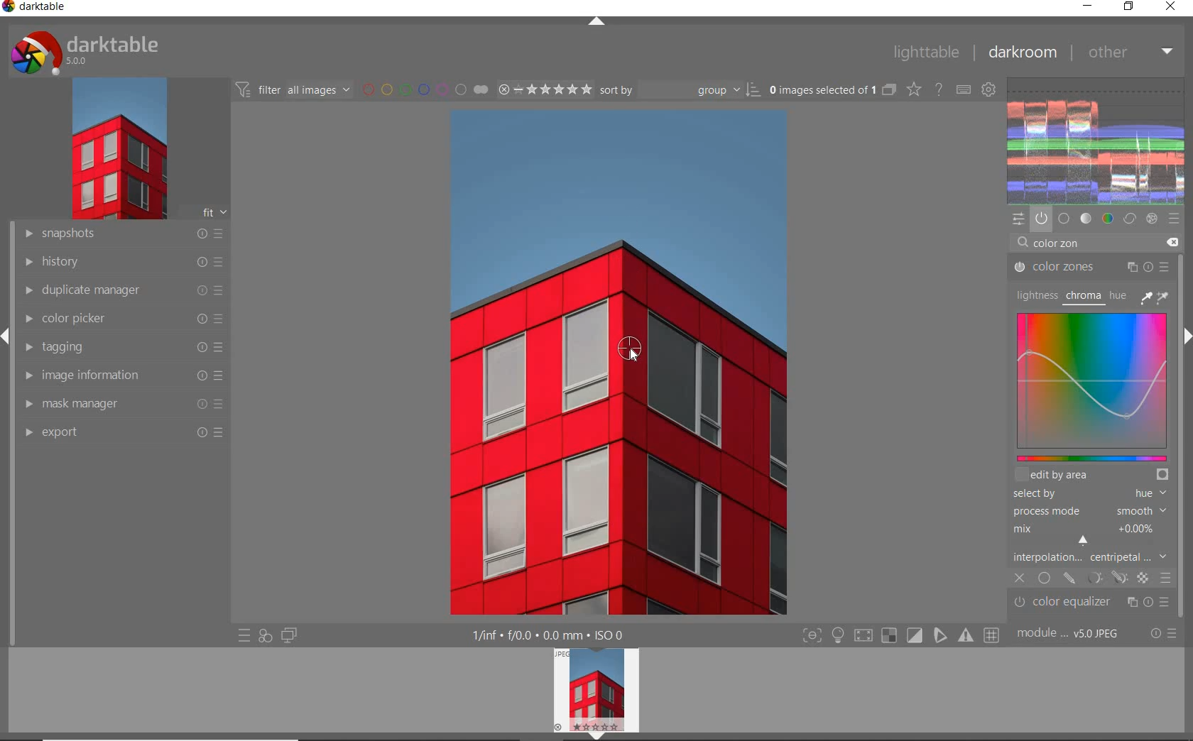 The width and height of the screenshot is (1193, 741). What do you see at coordinates (939, 89) in the screenshot?
I see `enable for online help` at bounding box center [939, 89].